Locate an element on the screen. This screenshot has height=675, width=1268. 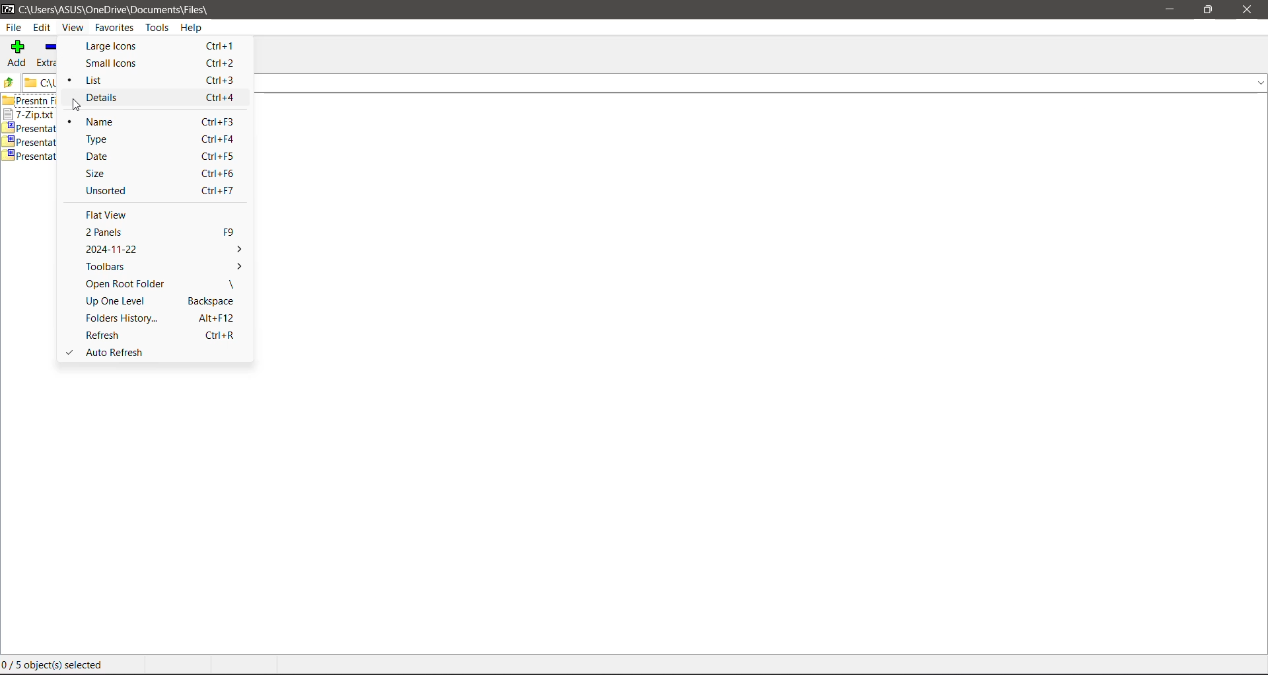
Minimize is located at coordinates (1167, 8).